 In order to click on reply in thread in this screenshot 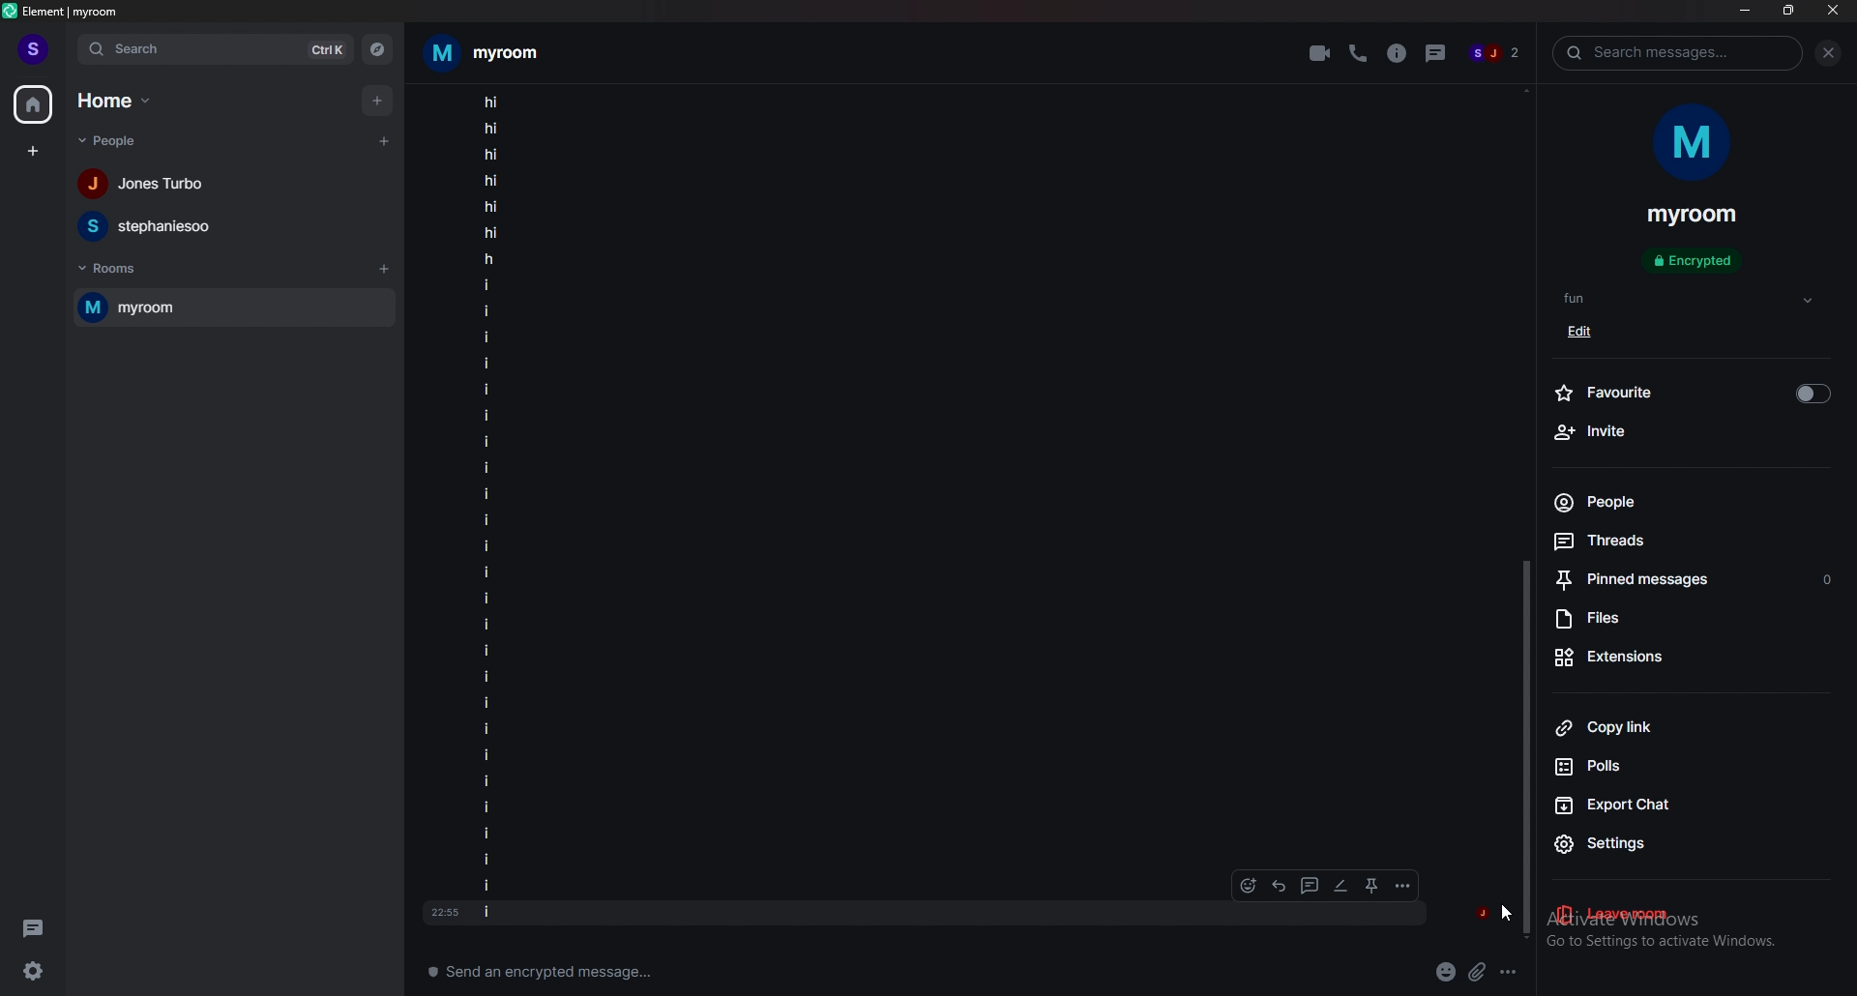, I will do `click(1310, 885)`.